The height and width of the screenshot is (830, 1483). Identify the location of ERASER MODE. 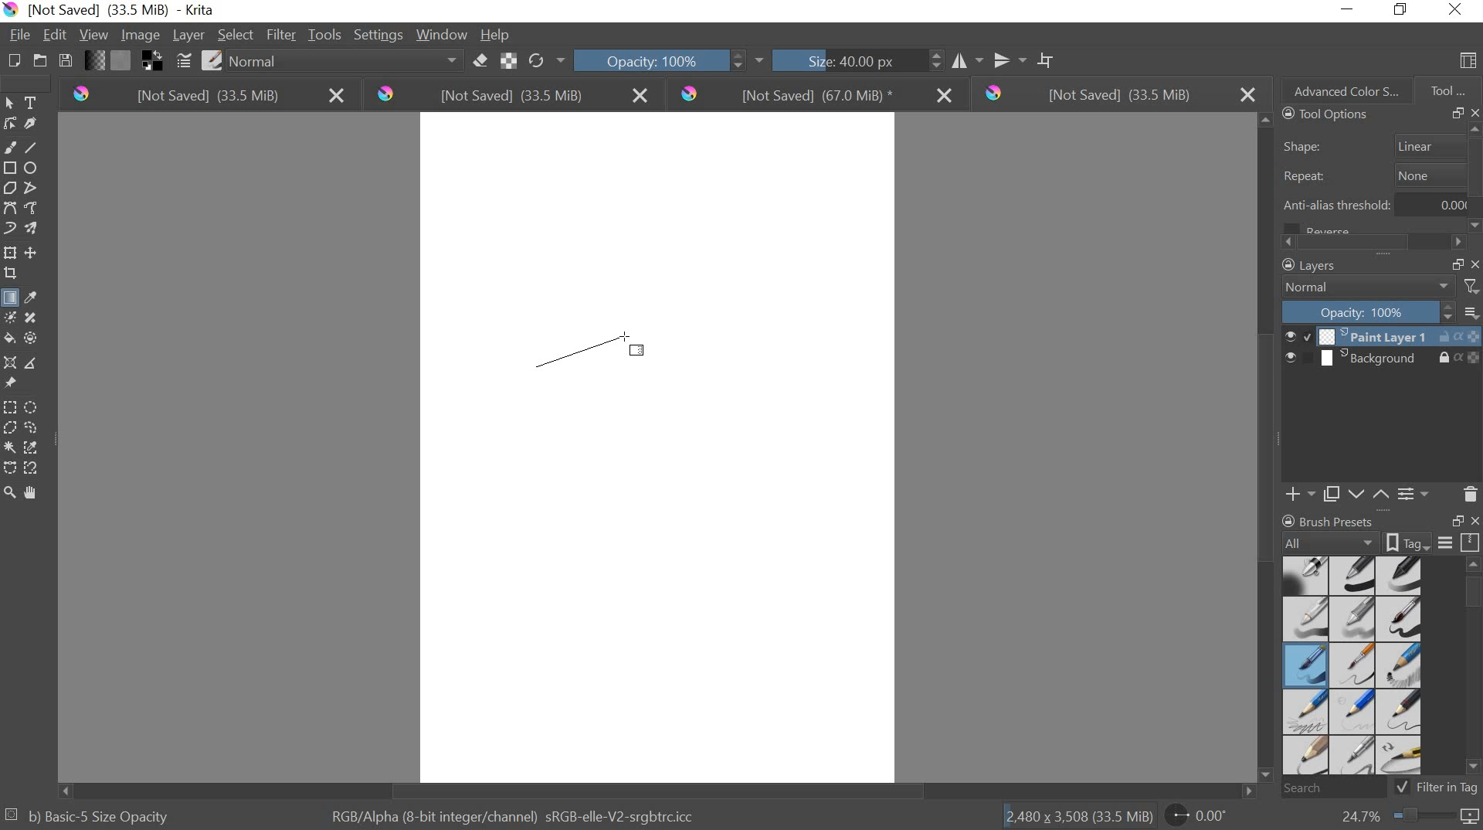
(479, 63).